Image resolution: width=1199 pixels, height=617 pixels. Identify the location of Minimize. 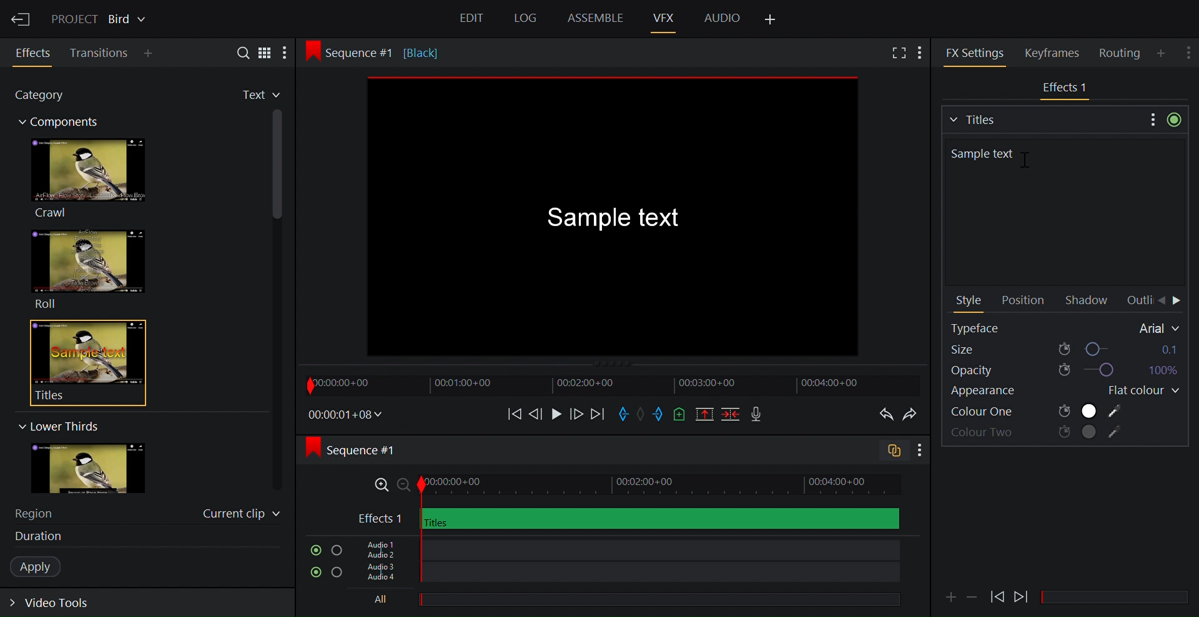
(973, 596).